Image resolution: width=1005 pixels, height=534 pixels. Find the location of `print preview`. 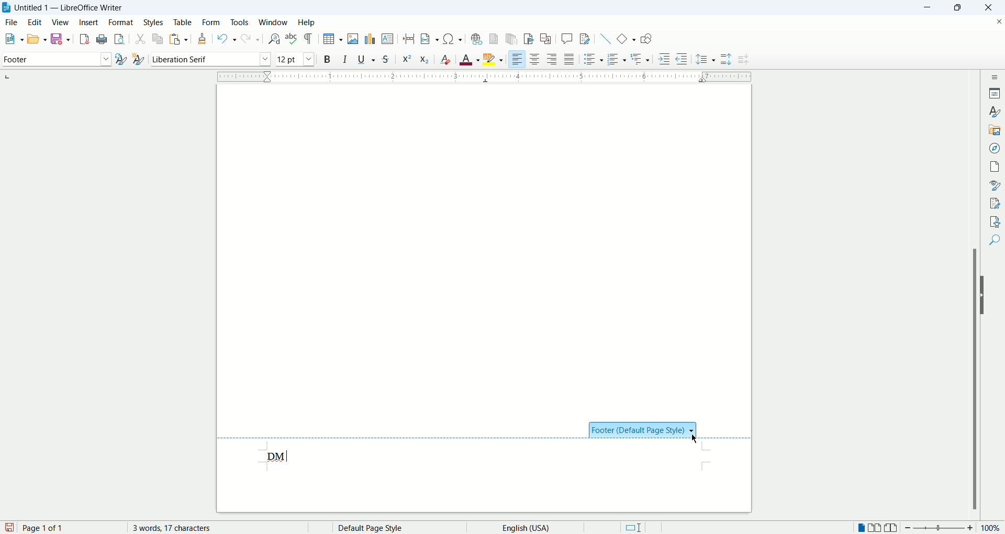

print preview is located at coordinates (120, 40).